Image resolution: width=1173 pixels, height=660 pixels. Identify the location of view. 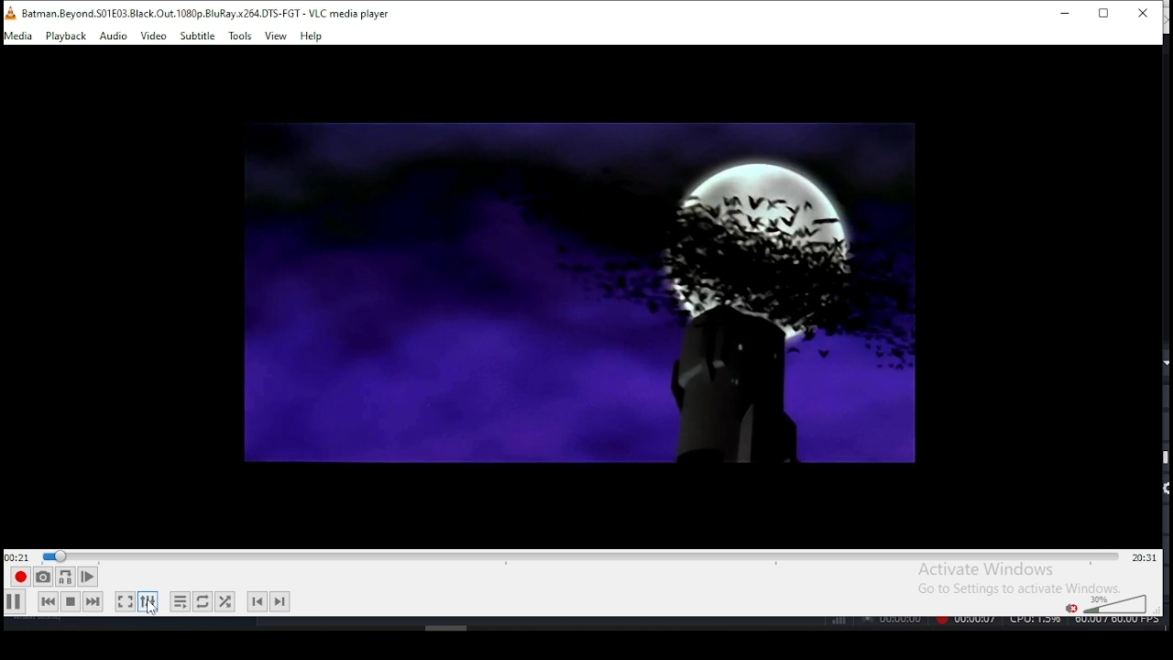
(277, 36).